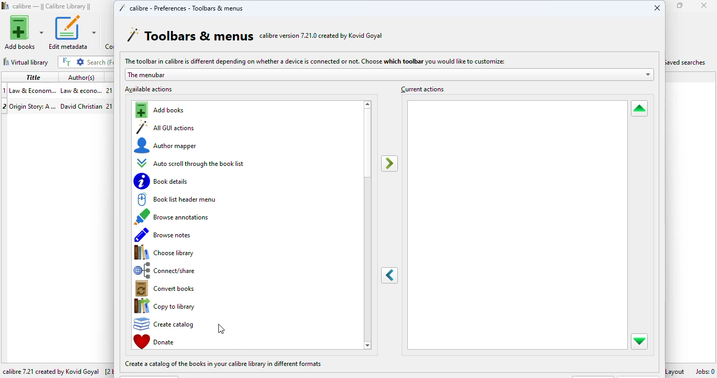 The width and height of the screenshot is (717, 378). What do you see at coordinates (677, 371) in the screenshot?
I see `layout` at bounding box center [677, 371].